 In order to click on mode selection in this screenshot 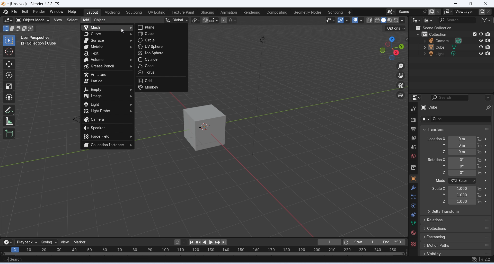, I will do `click(462, 181)`.